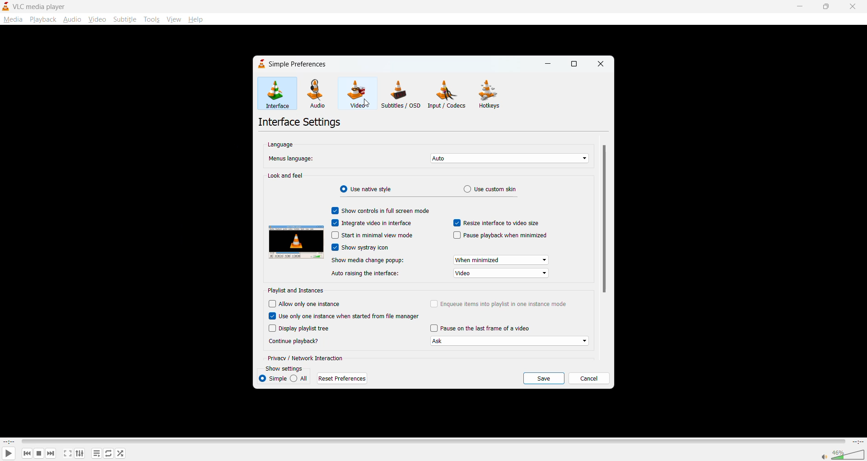 Image resolution: width=867 pixels, height=461 pixels. I want to click on loop, so click(109, 453).